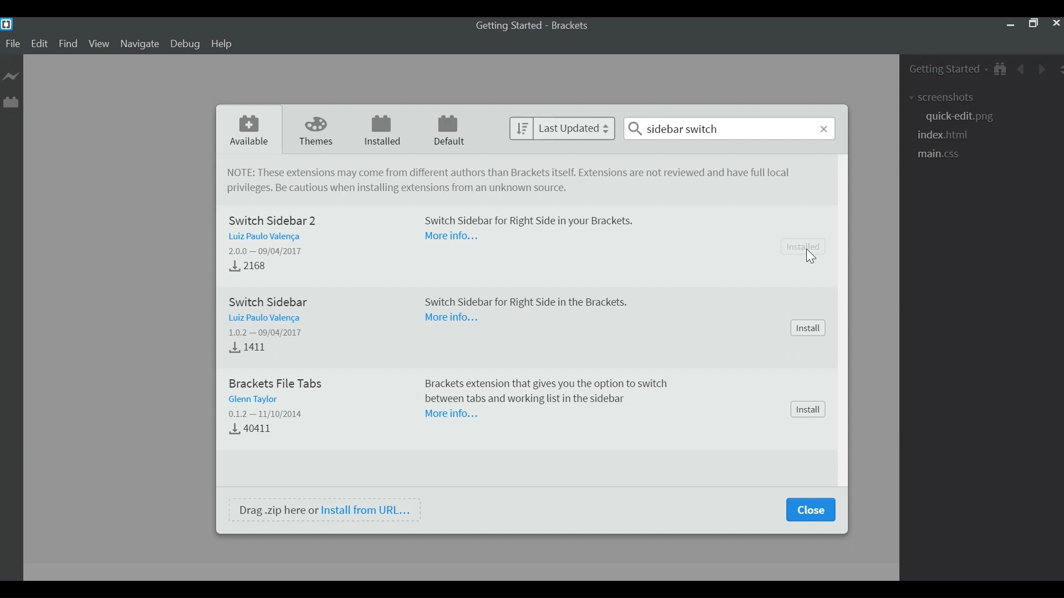 The image size is (1064, 598). What do you see at coordinates (270, 236) in the screenshot?
I see `Author` at bounding box center [270, 236].